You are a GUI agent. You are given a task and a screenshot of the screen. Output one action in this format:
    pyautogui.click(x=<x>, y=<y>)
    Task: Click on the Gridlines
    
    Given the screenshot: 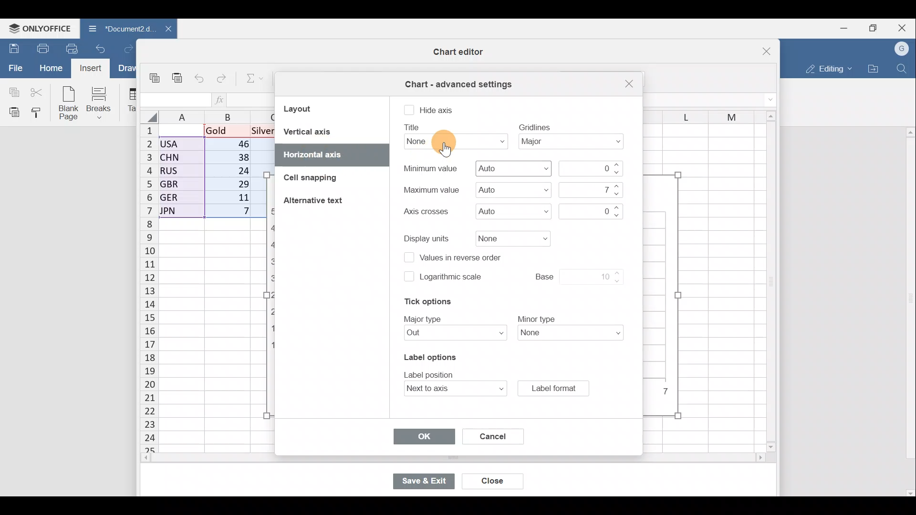 What is the action you would take?
    pyautogui.click(x=575, y=142)
    